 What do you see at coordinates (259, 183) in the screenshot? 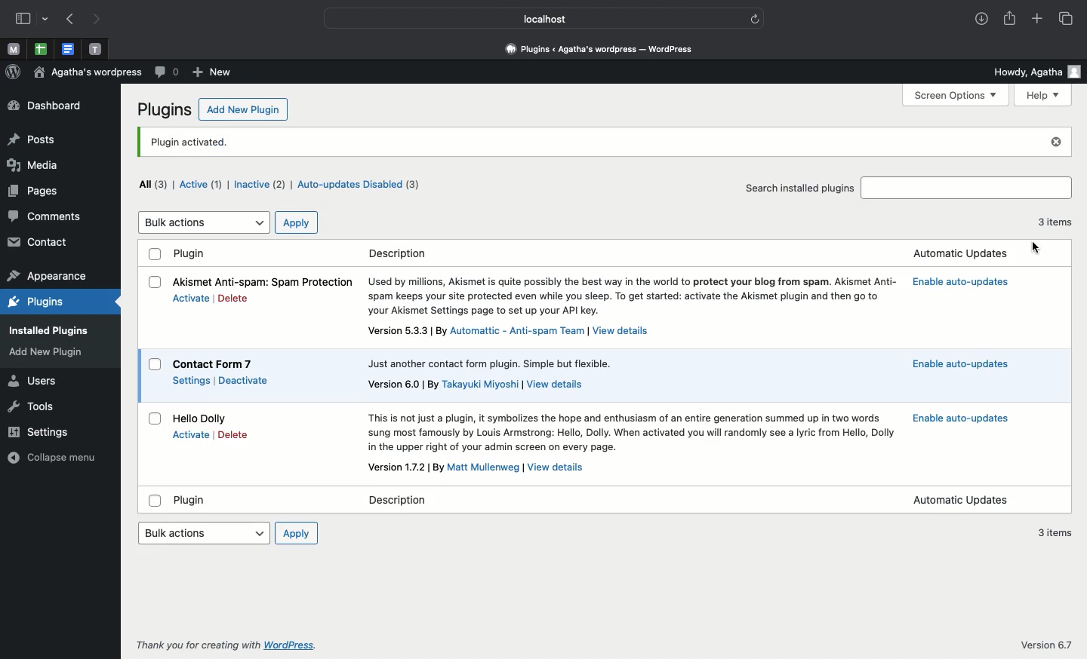
I see `Inactive` at bounding box center [259, 183].